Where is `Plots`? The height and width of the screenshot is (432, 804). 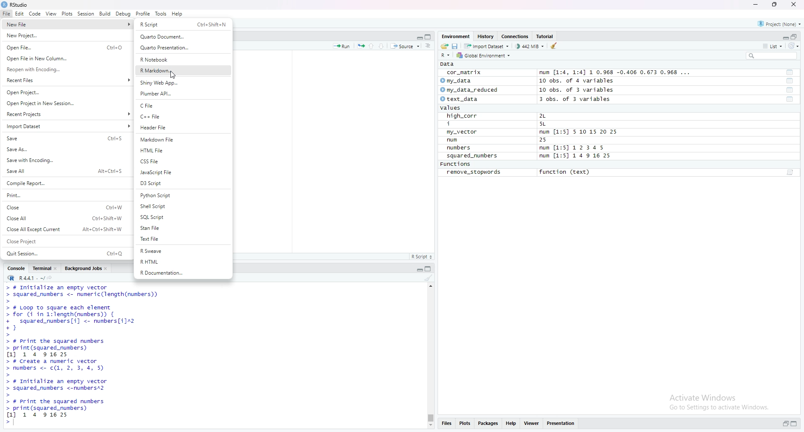 Plots is located at coordinates (466, 424).